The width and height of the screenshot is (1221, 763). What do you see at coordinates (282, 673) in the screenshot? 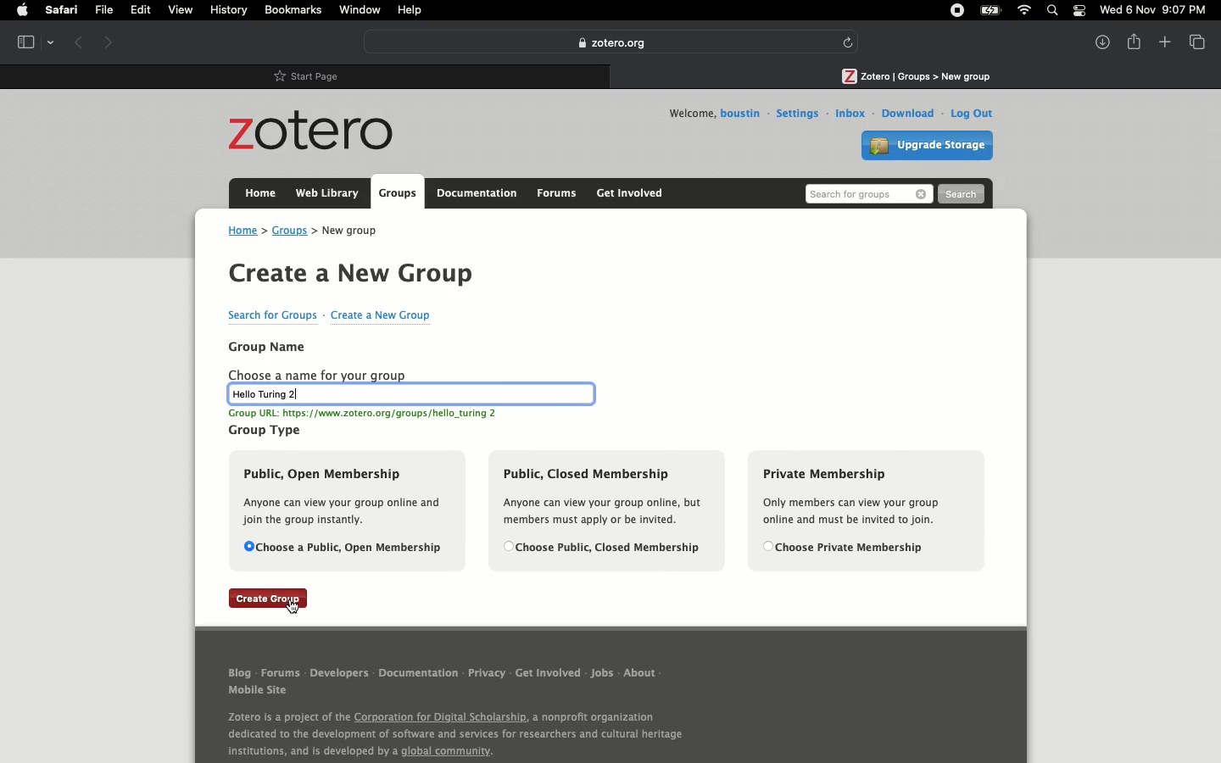
I see `Forums` at bounding box center [282, 673].